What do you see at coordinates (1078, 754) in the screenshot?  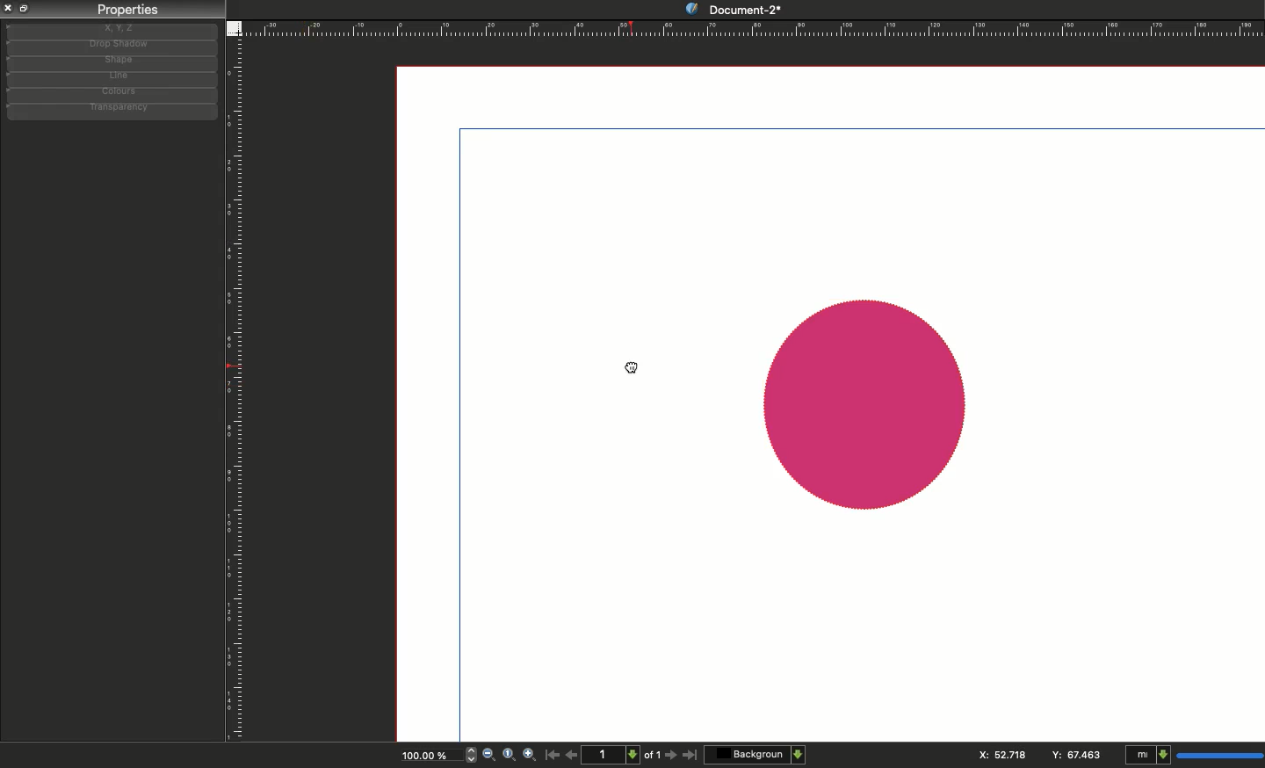 I see `Y: 84.706` at bounding box center [1078, 754].